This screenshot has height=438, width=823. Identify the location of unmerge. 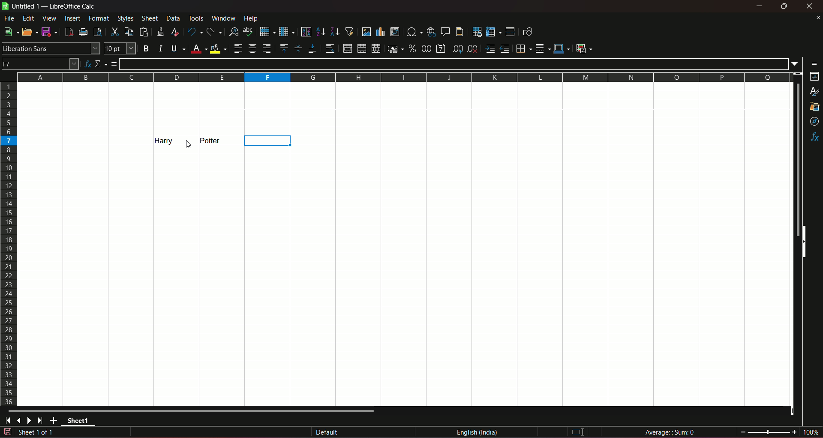
(375, 49).